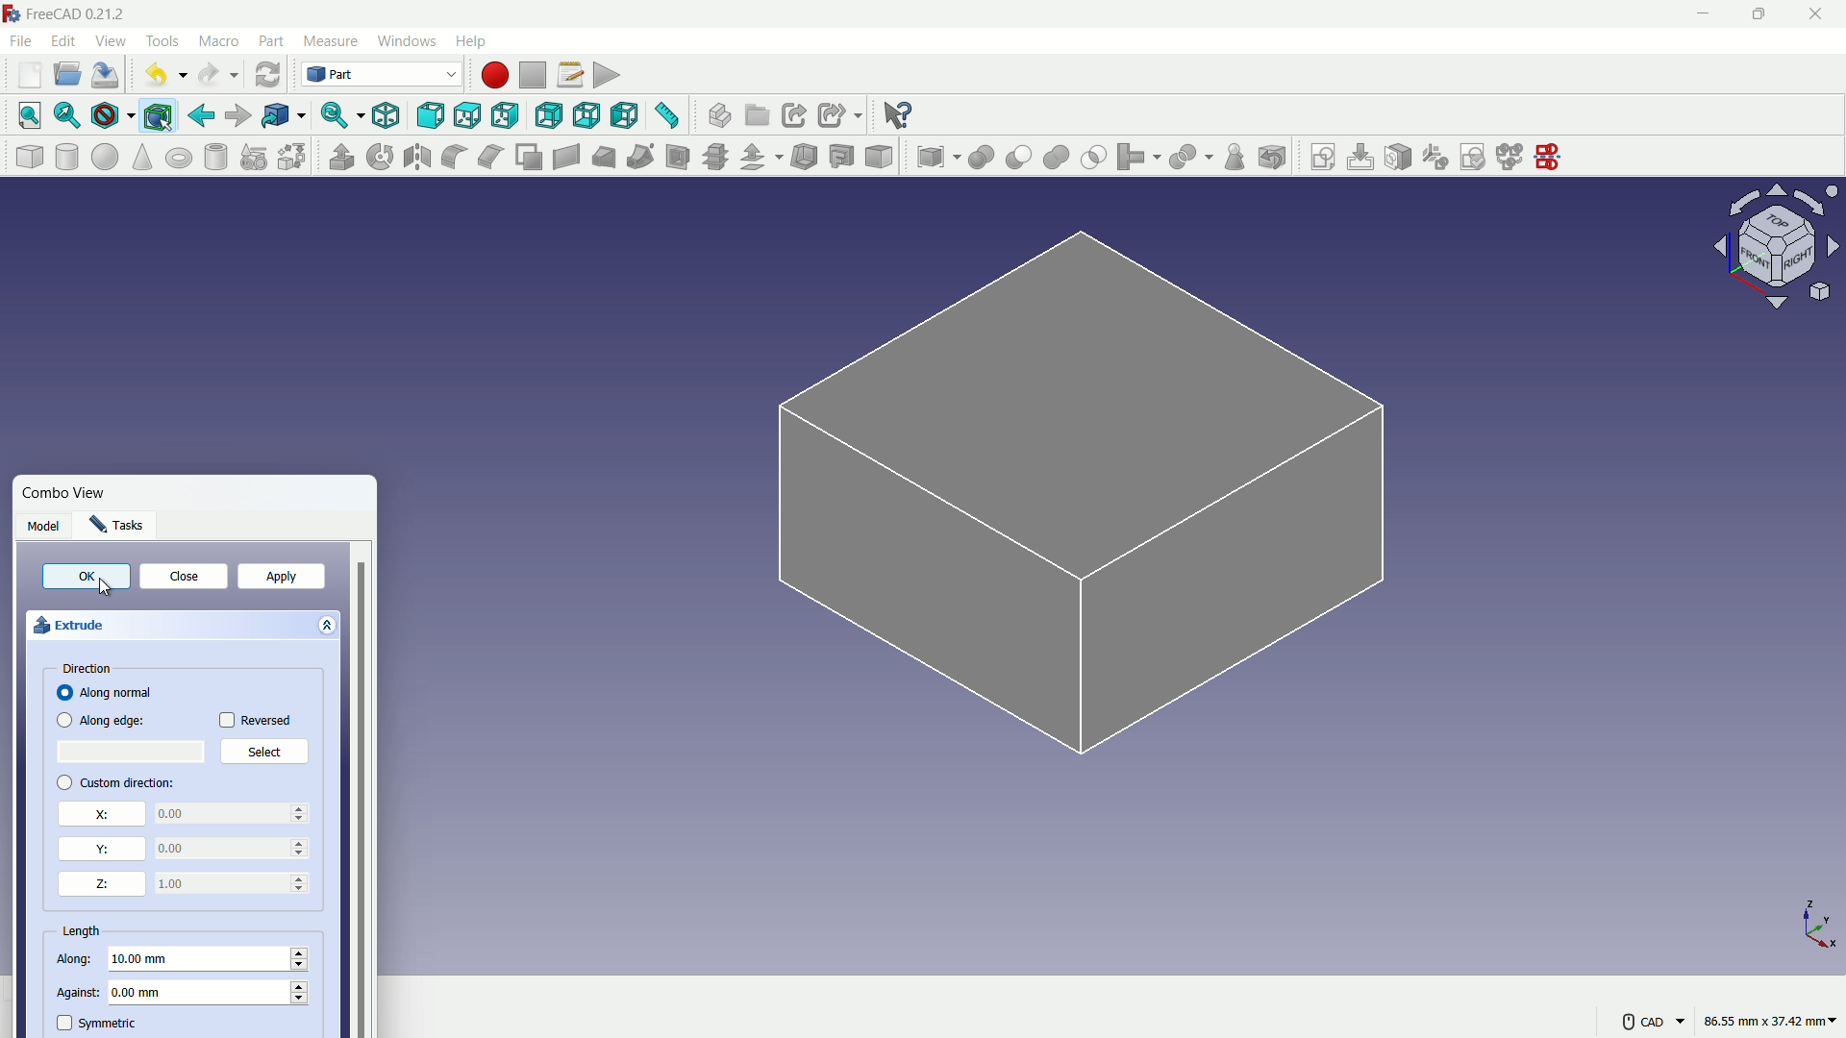  I want to click on union, so click(1058, 159).